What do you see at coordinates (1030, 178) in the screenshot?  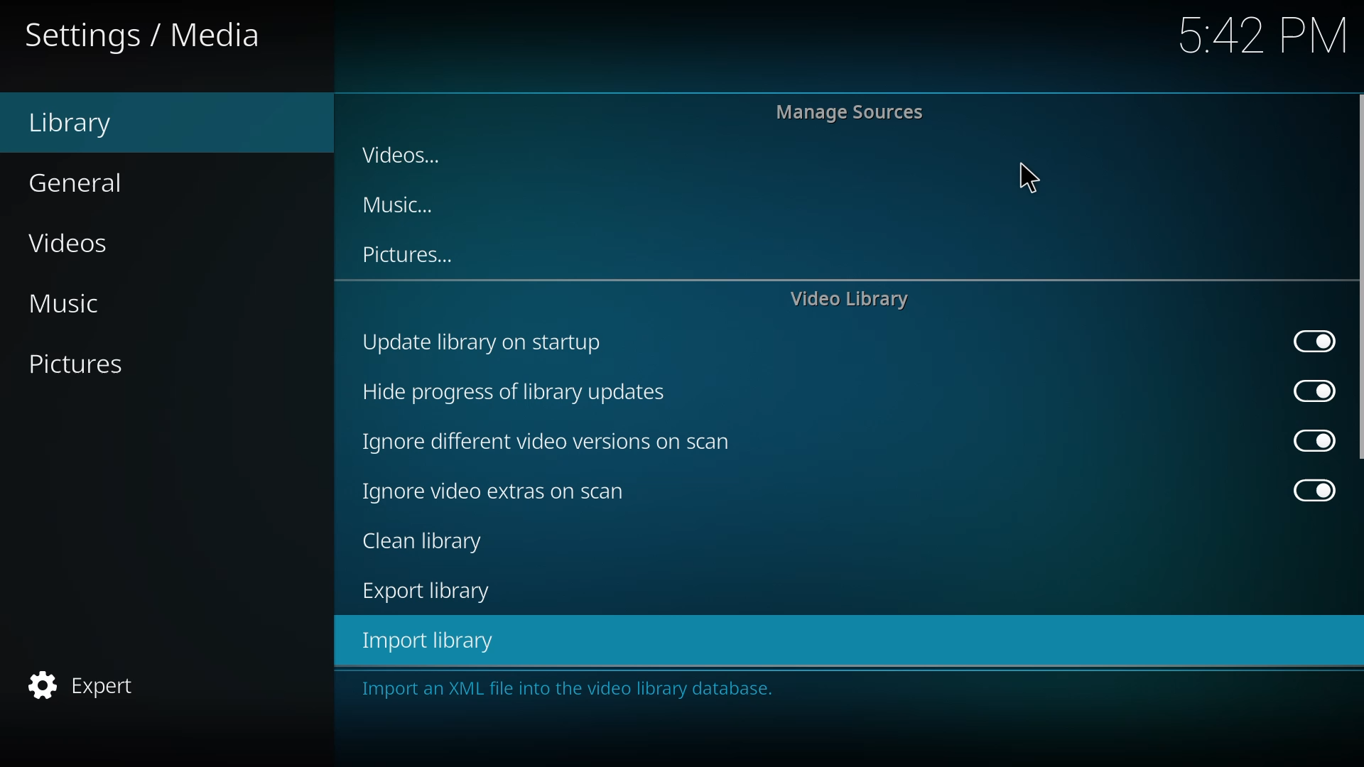 I see `cursor` at bounding box center [1030, 178].